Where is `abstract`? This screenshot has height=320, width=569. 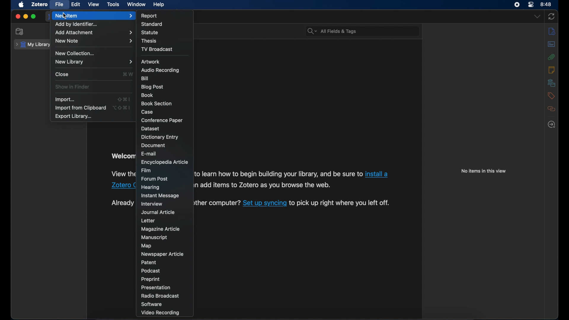
abstract is located at coordinates (551, 44).